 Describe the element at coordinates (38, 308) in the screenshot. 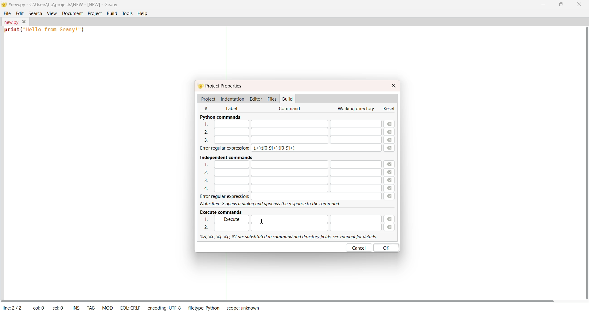

I see `col: 0` at that location.